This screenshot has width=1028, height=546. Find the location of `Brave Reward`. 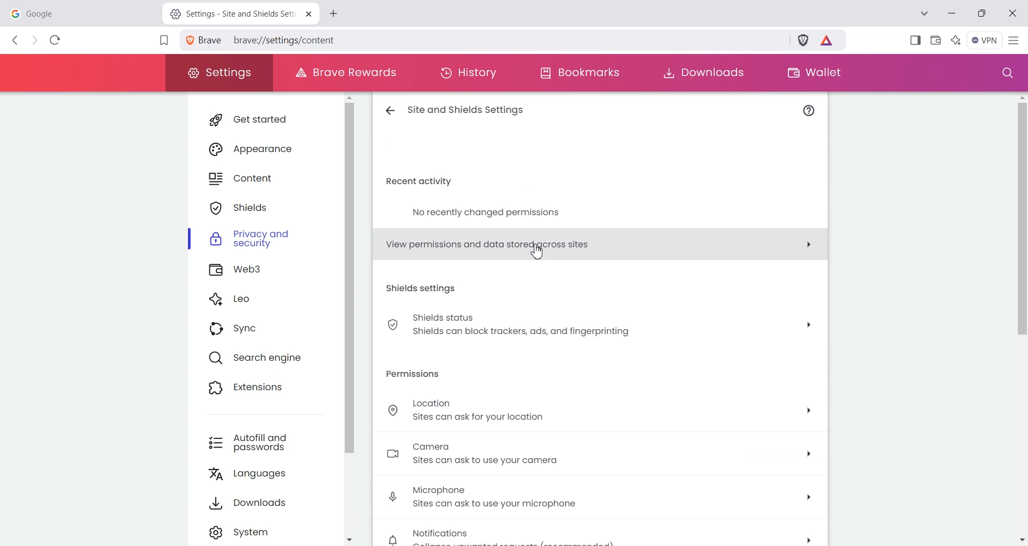

Brave Reward is located at coordinates (828, 42).